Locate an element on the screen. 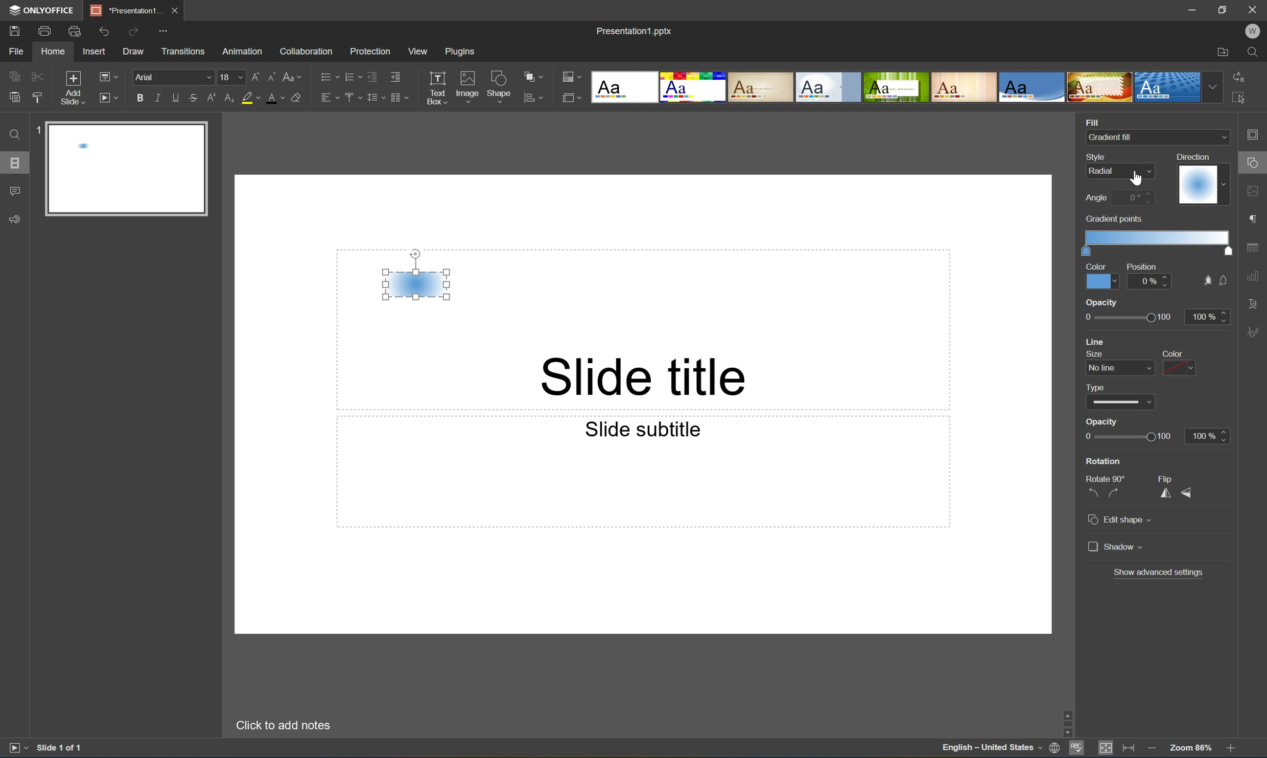  chart settings is located at coordinates (1253, 276).